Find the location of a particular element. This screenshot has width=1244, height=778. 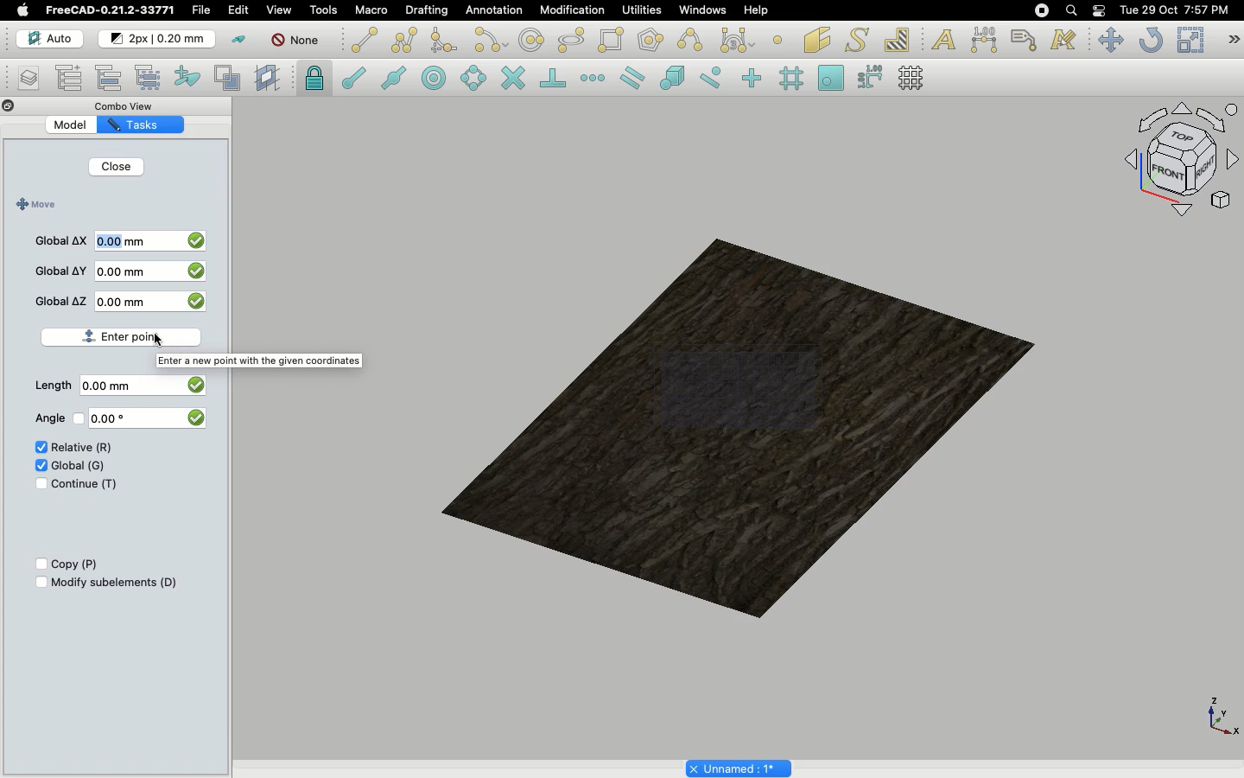

Snap center is located at coordinates (439, 77).